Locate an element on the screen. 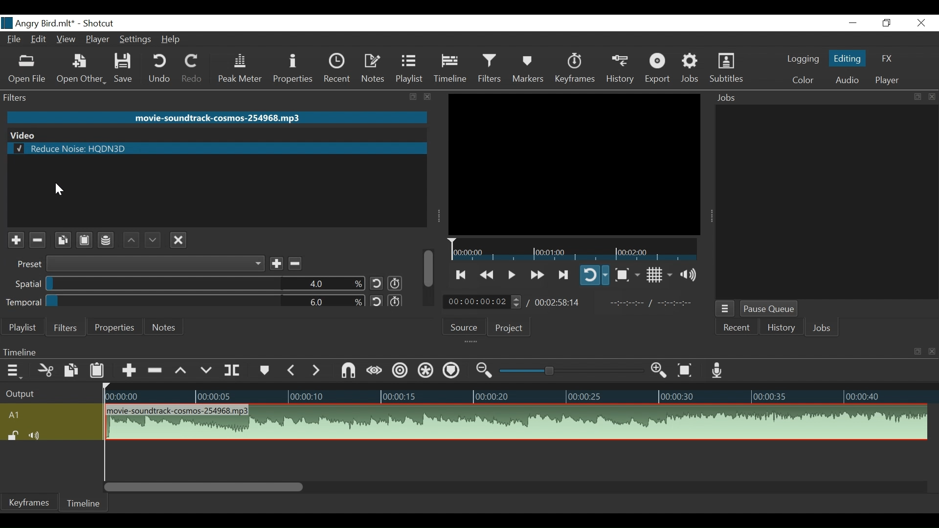 The image size is (939, 528). Timeline menu is located at coordinates (12, 370).